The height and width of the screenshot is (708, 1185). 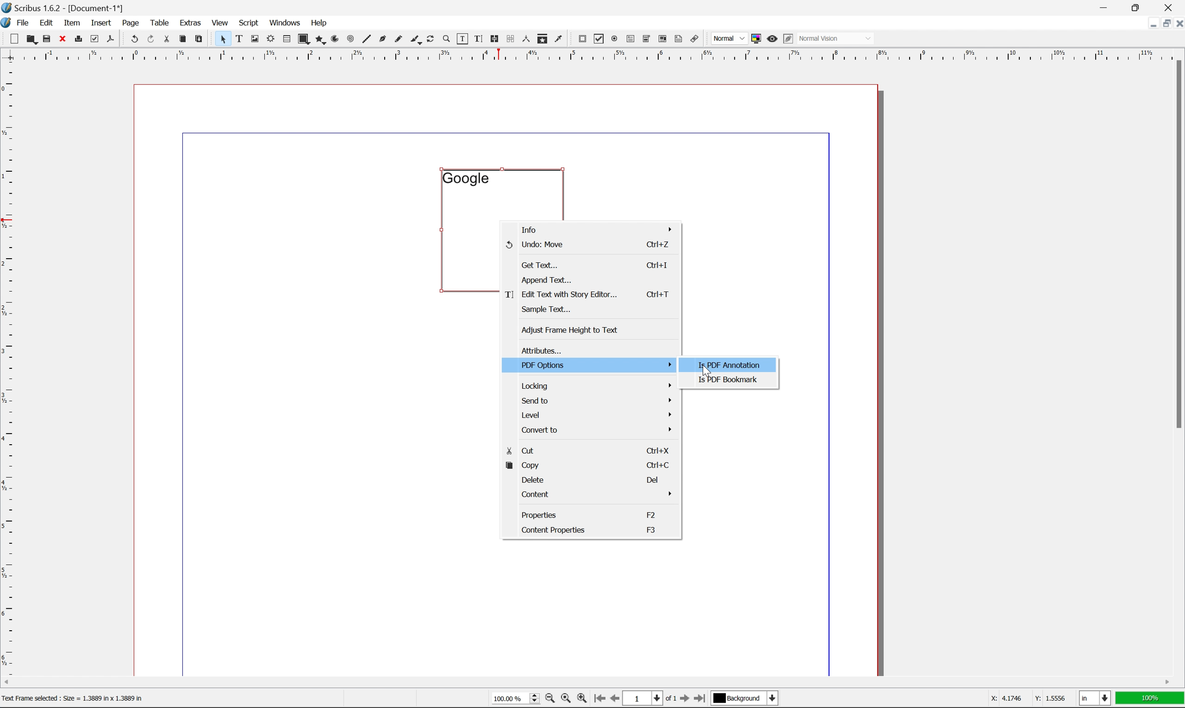 What do you see at coordinates (699, 698) in the screenshot?
I see `go to last page` at bounding box center [699, 698].